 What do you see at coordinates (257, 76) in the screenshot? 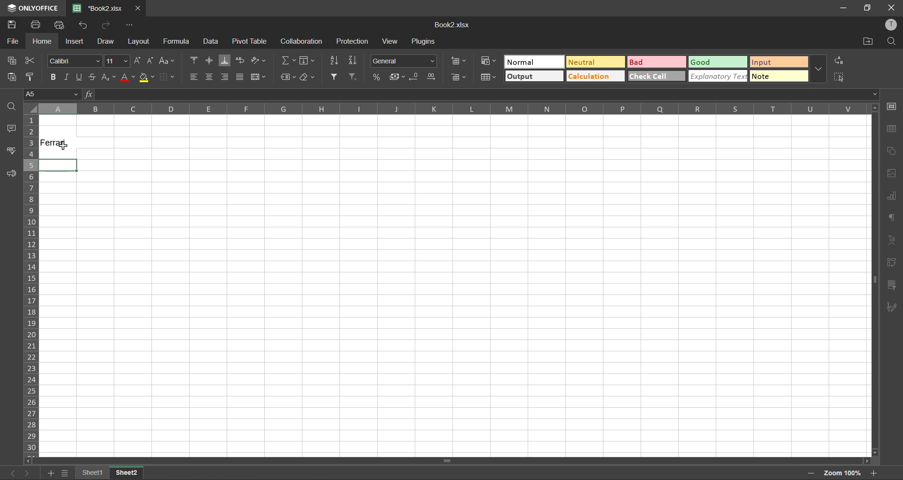
I see `merge and center` at bounding box center [257, 76].